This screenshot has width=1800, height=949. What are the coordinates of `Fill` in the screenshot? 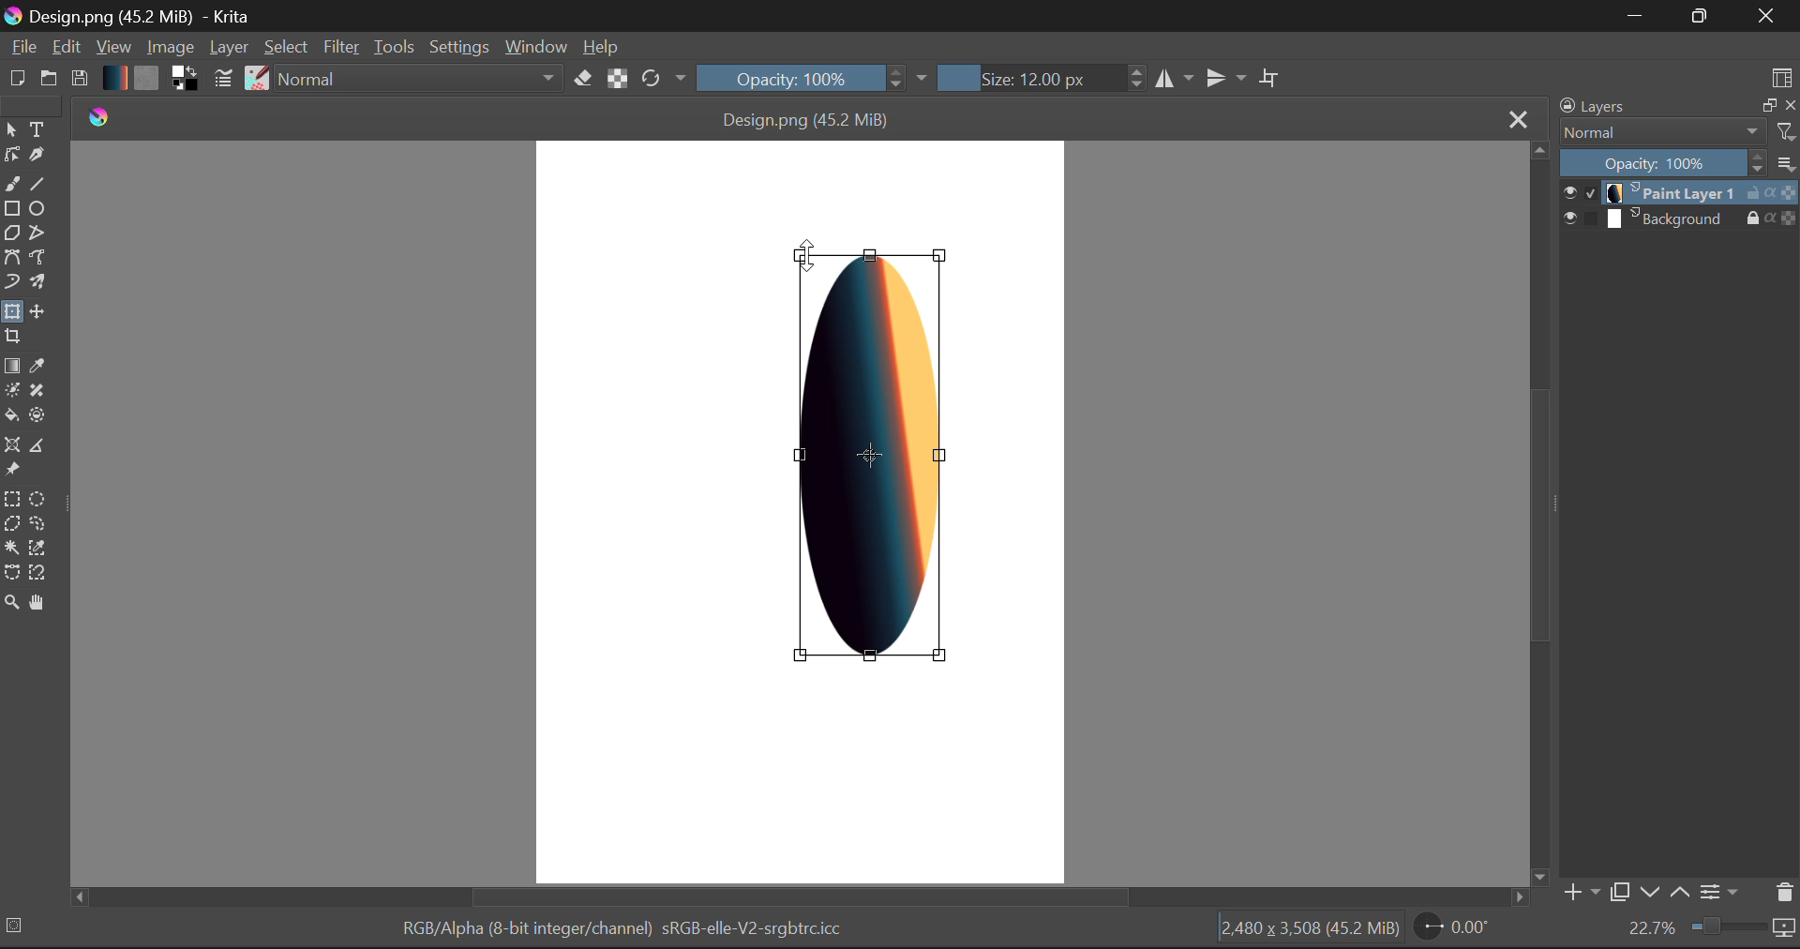 It's located at (12, 414).